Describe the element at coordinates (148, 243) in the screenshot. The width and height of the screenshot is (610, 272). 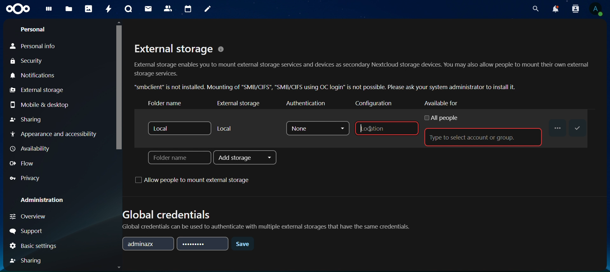
I see `adminazx` at that location.